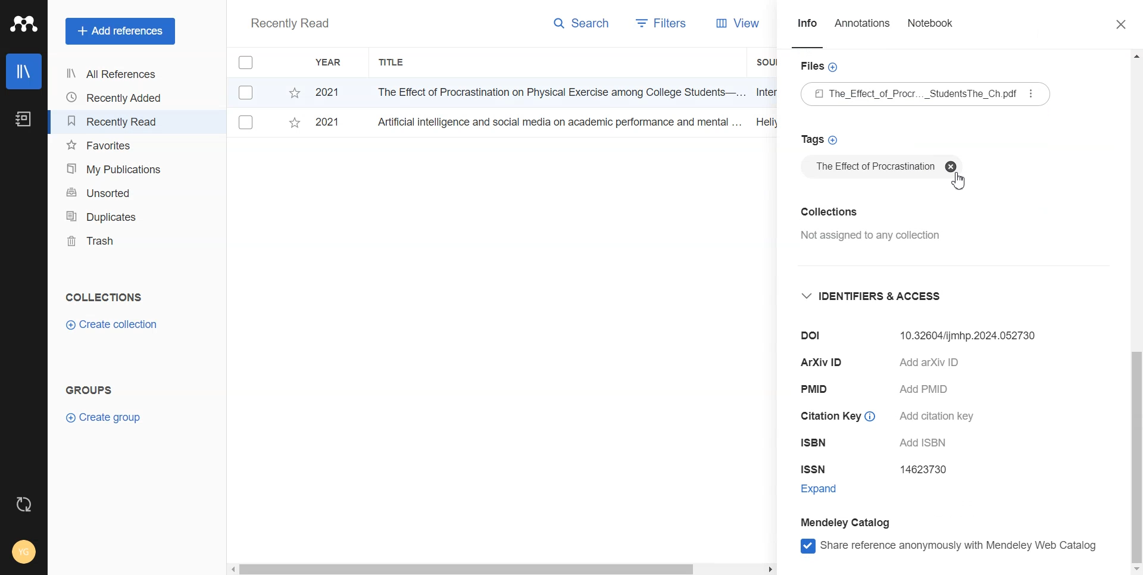 The height and width of the screenshot is (575, 1143). I want to click on Notebook, so click(22, 120).